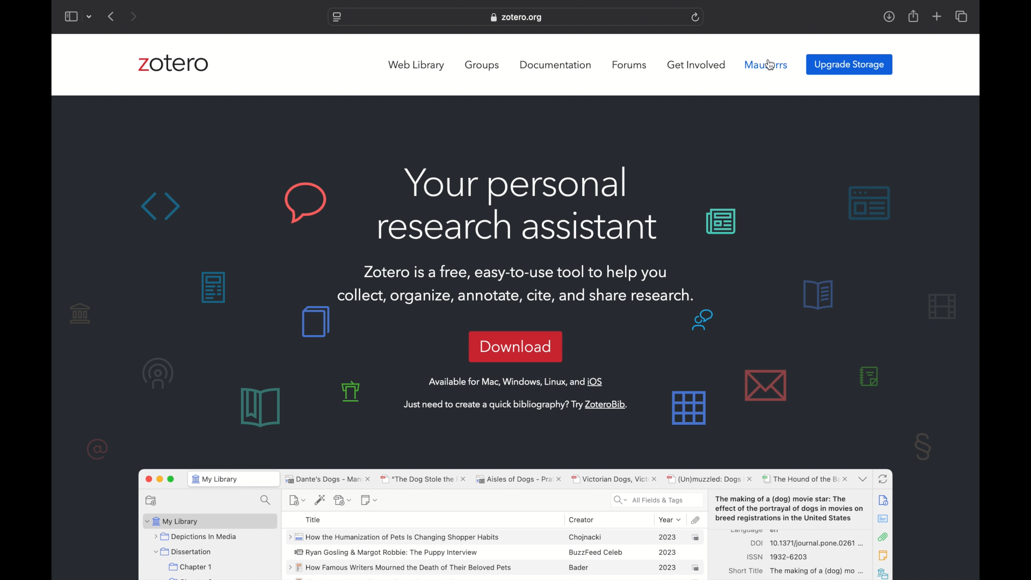 This screenshot has width=1031, height=580. What do you see at coordinates (769, 64) in the screenshot?
I see `cursor` at bounding box center [769, 64].